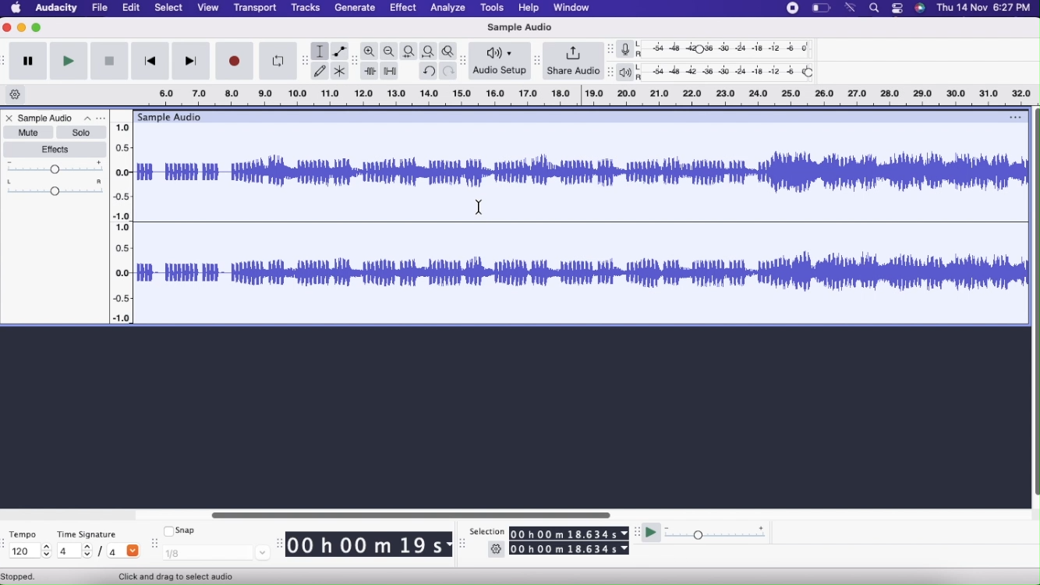 The image size is (1040, 585). Describe the element at coordinates (629, 48) in the screenshot. I see `Record meter` at that location.